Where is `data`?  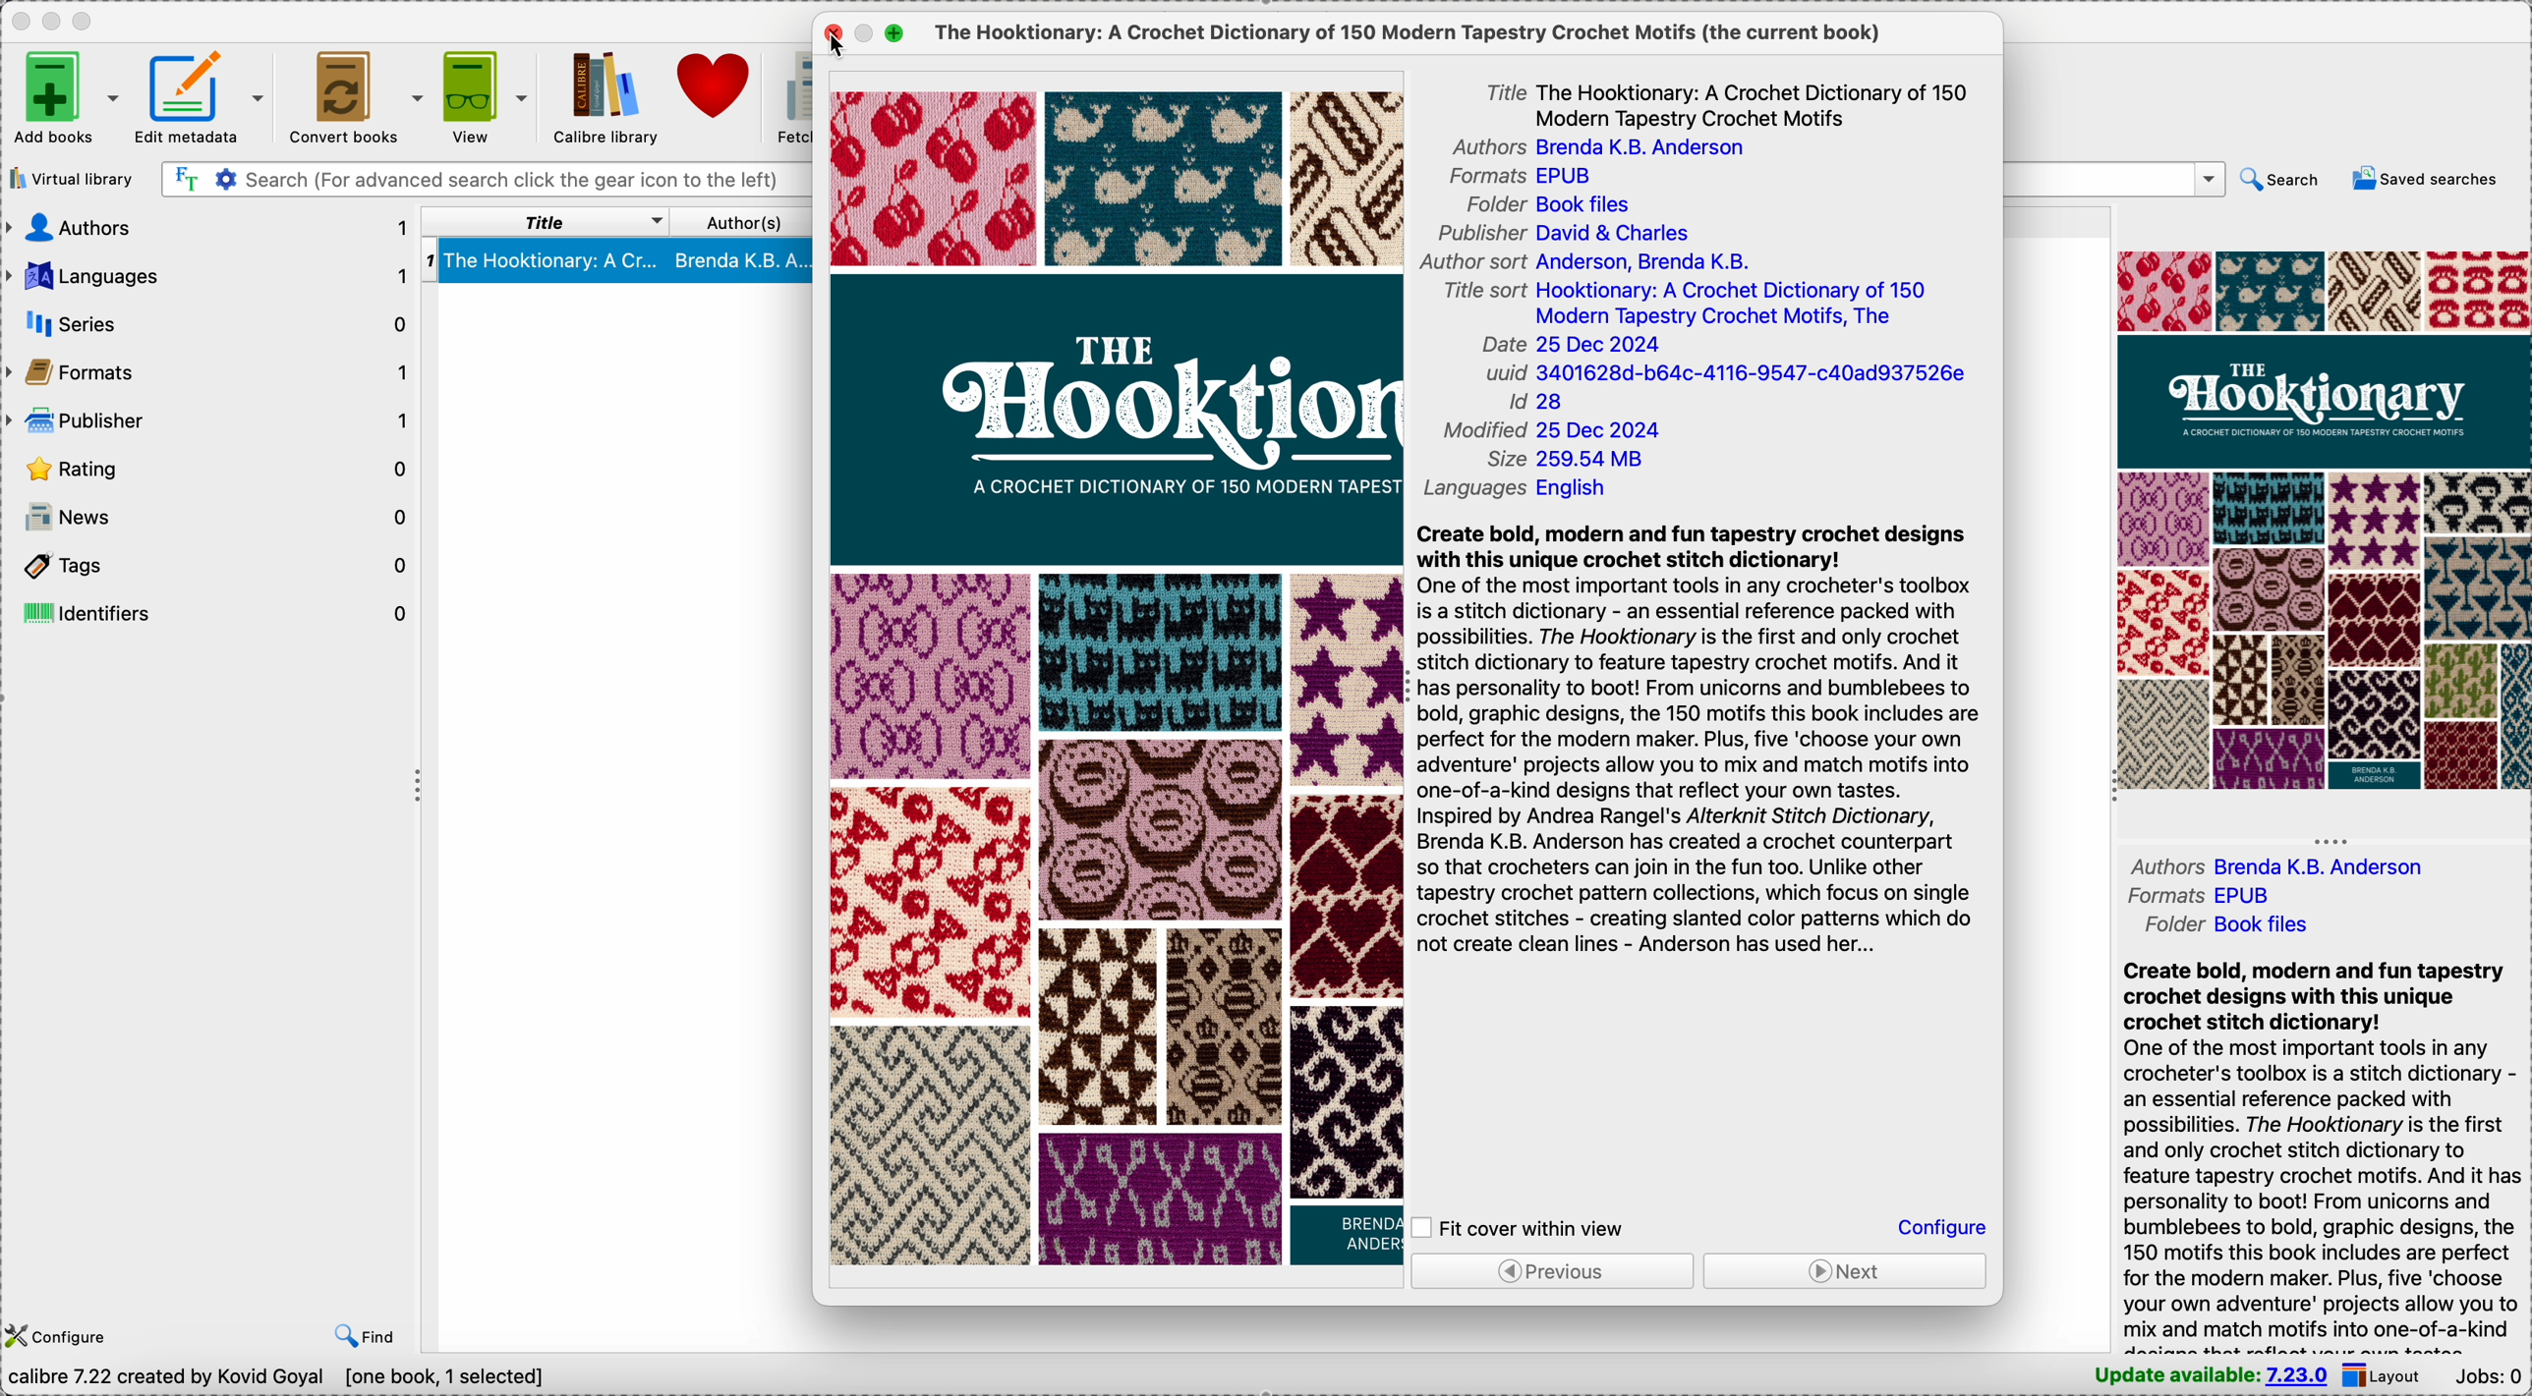
data is located at coordinates (282, 1379).